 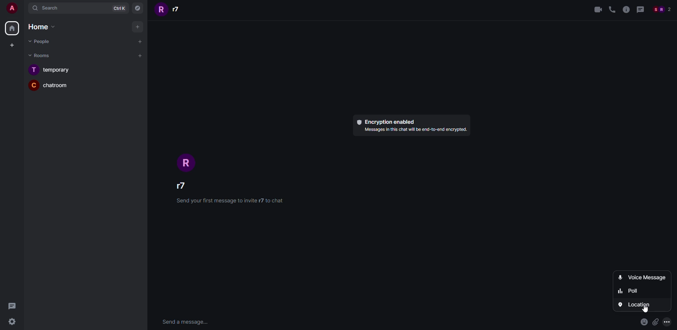 I want to click on call, so click(x=612, y=10).